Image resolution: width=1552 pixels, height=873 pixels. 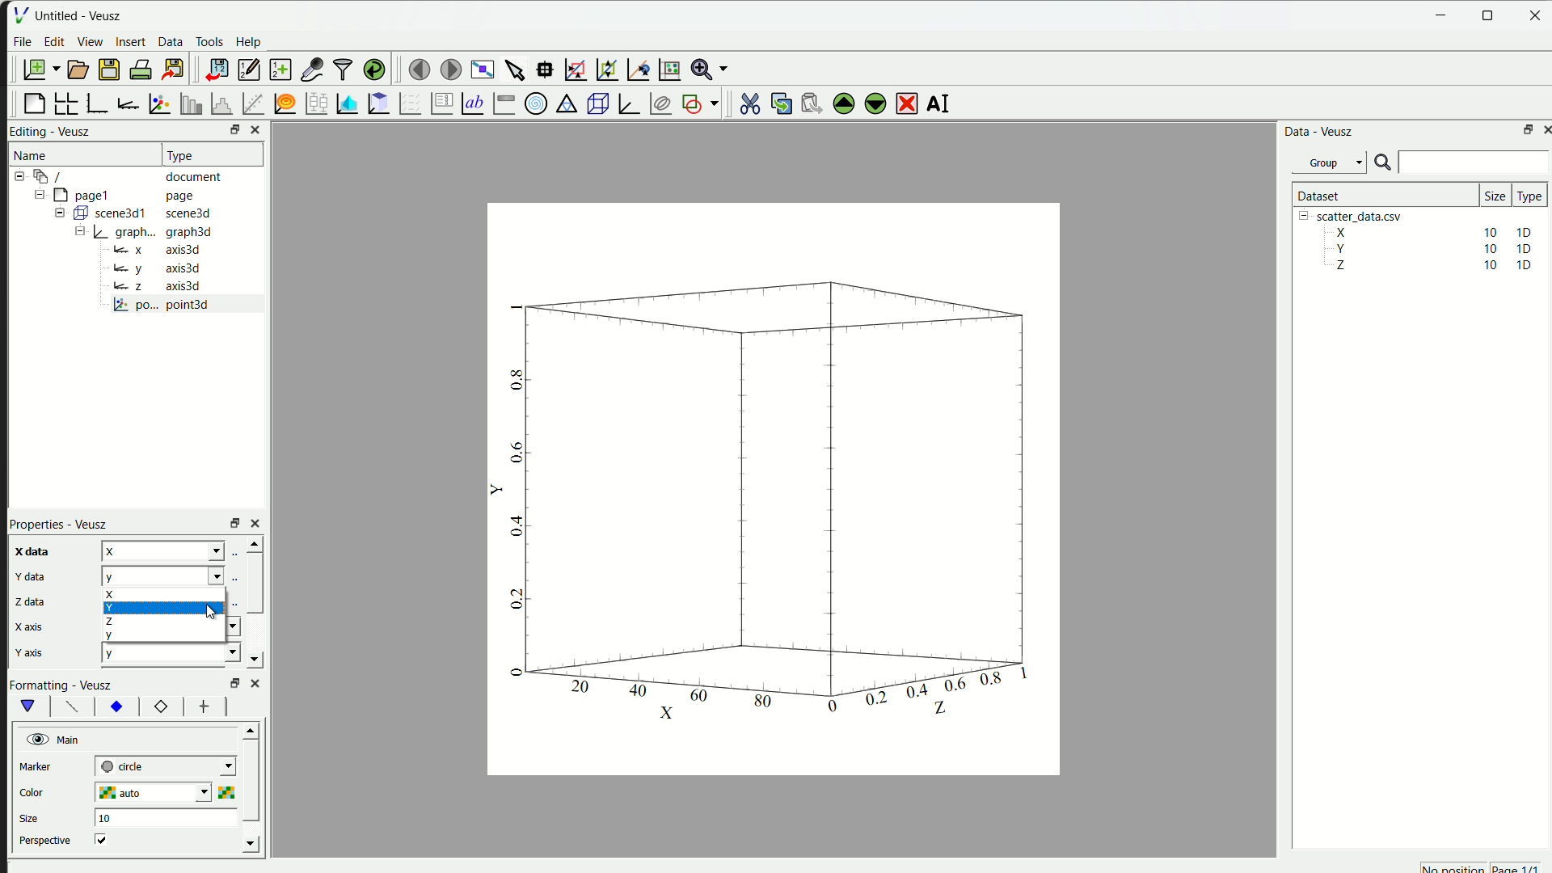 I want to click on x x, so click(x=179, y=602).